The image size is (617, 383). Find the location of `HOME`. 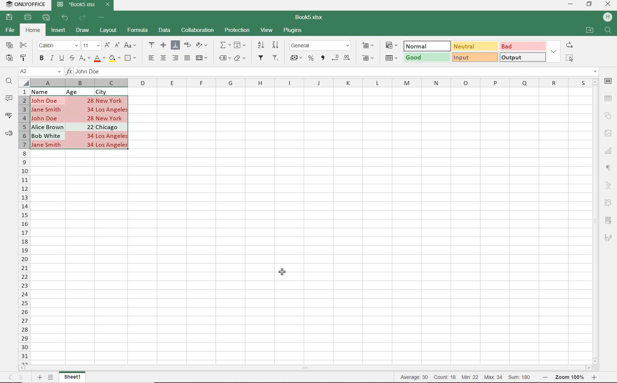

HOME is located at coordinates (33, 31).